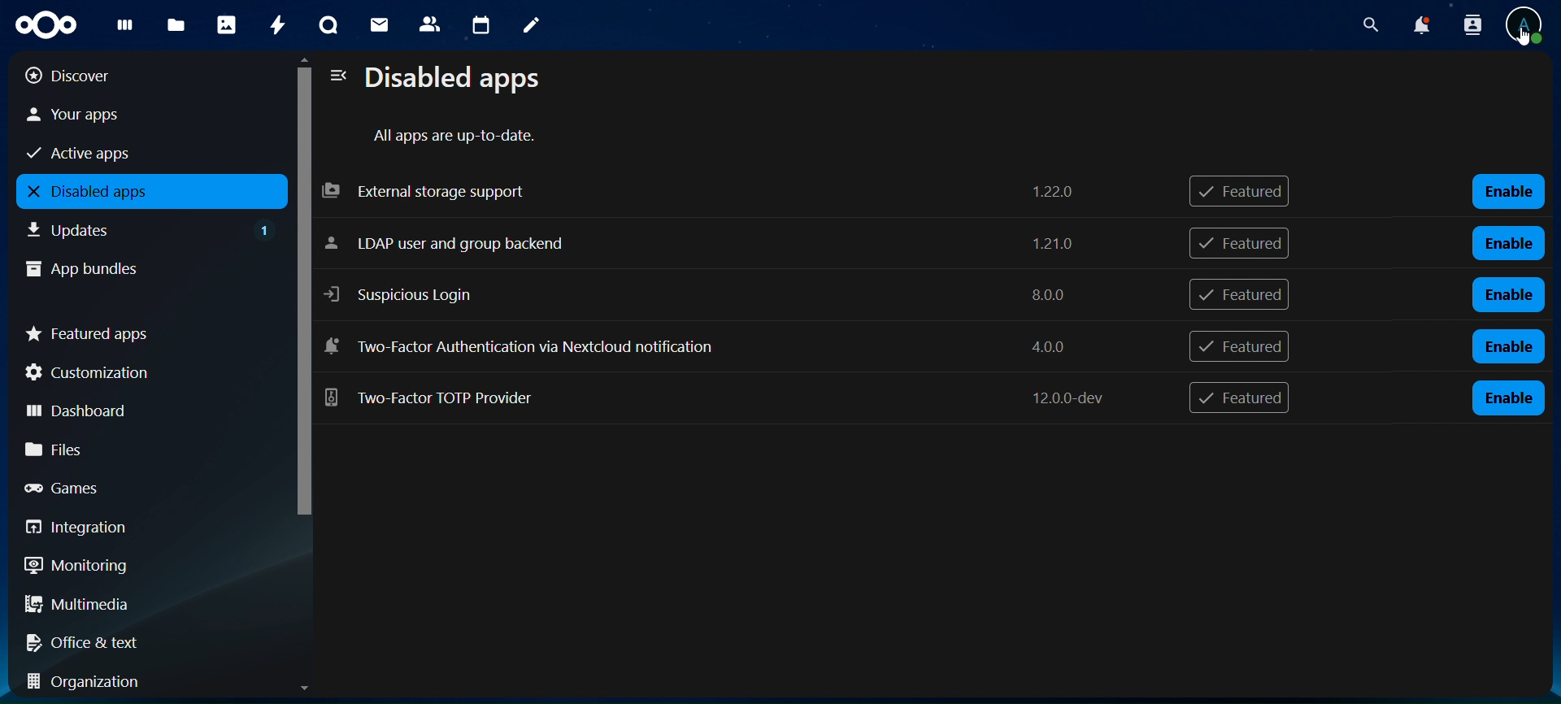 The image size is (1561, 704). What do you see at coordinates (277, 24) in the screenshot?
I see `activity` at bounding box center [277, 24].